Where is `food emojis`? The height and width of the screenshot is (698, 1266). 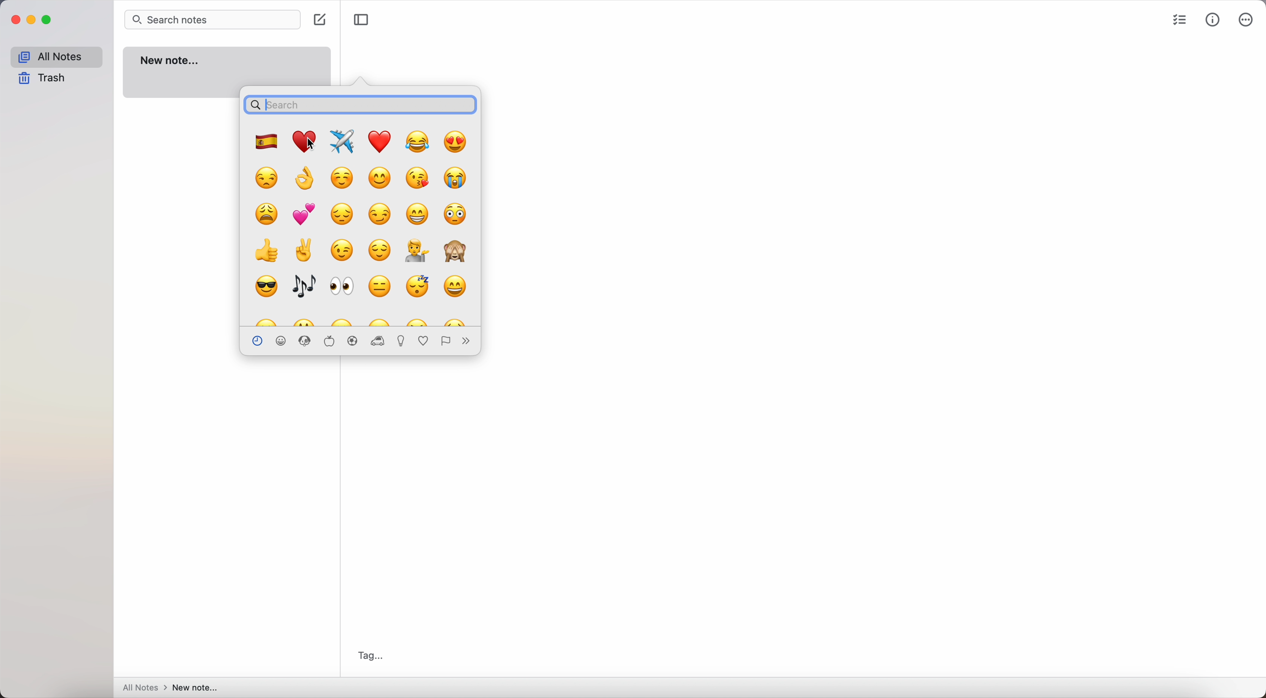 food emojis is located at coordinates (328, 341).